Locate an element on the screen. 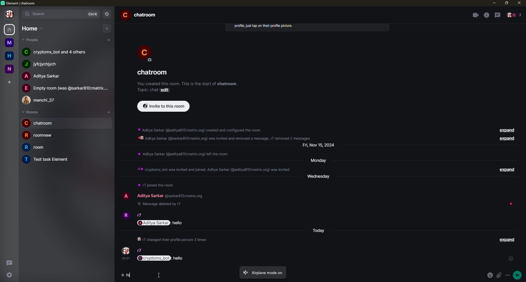 The width and height of the screenshot is (526, 282). sent is located at coordinates (511, 258).